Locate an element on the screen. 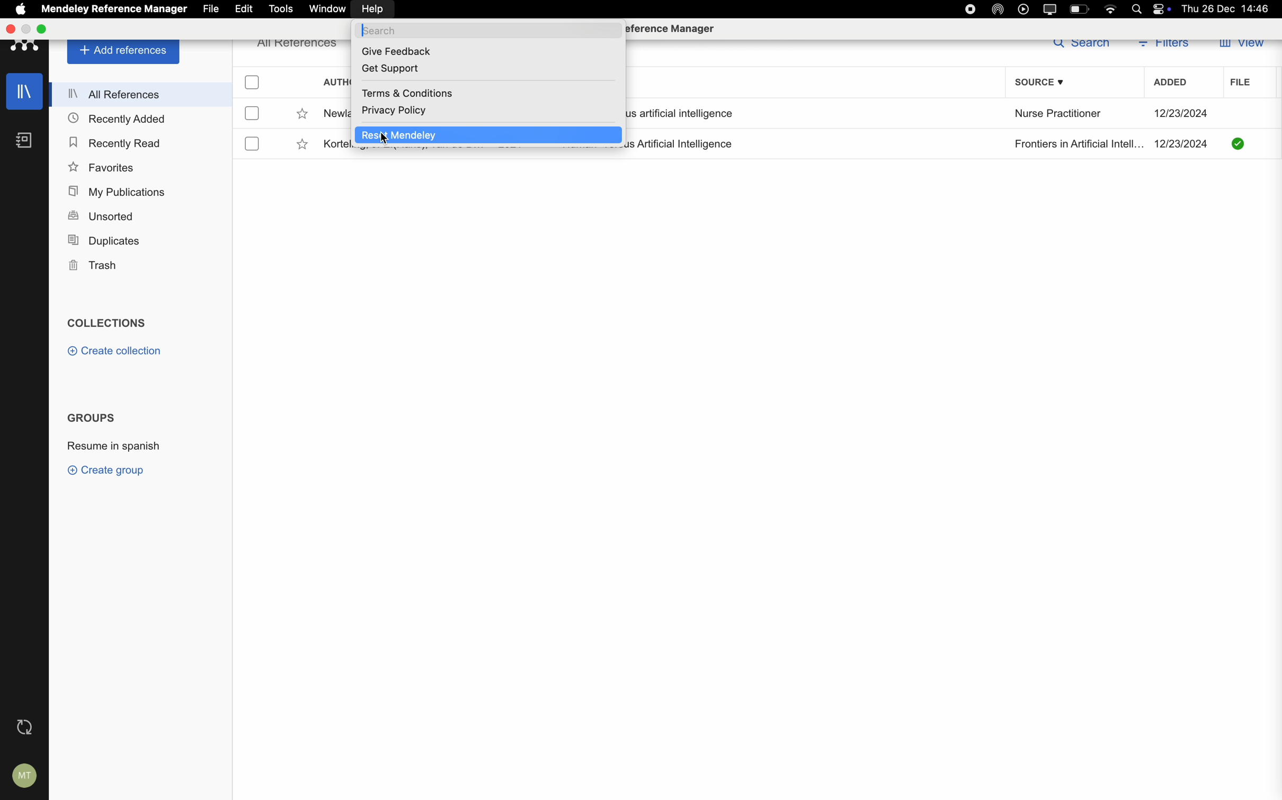 This screenshot has width=1282, height=800. click on reset Mendeley is located at coordinates (488, 135).